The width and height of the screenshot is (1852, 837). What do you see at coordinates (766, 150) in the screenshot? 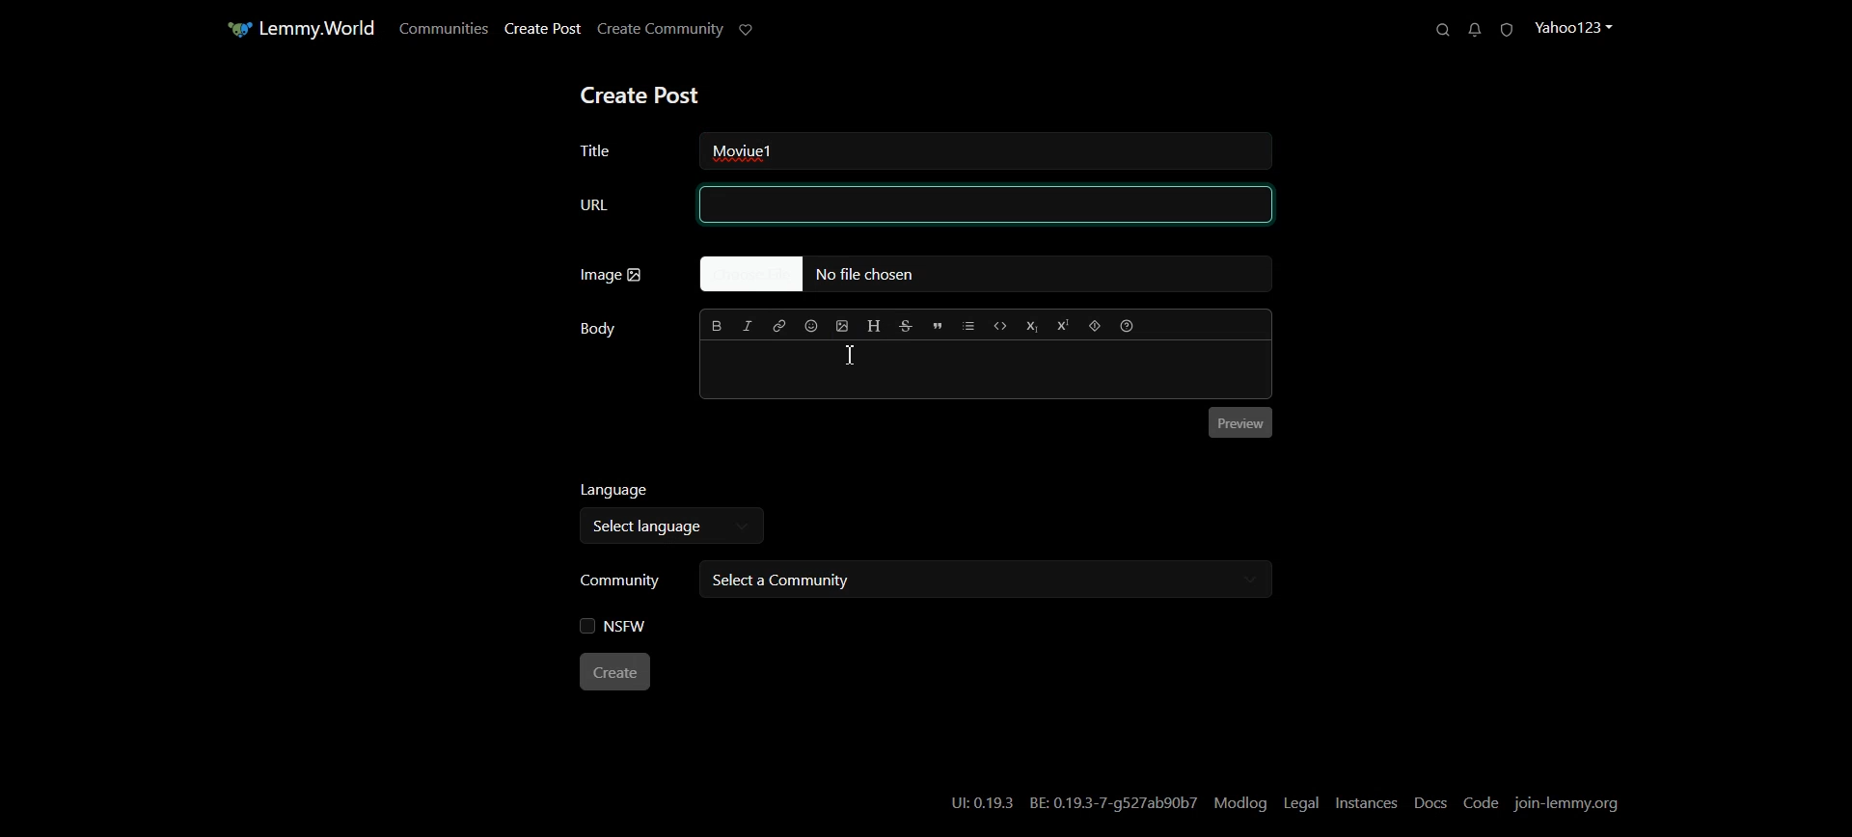
I see `Text` at bounding box center [766, 150].